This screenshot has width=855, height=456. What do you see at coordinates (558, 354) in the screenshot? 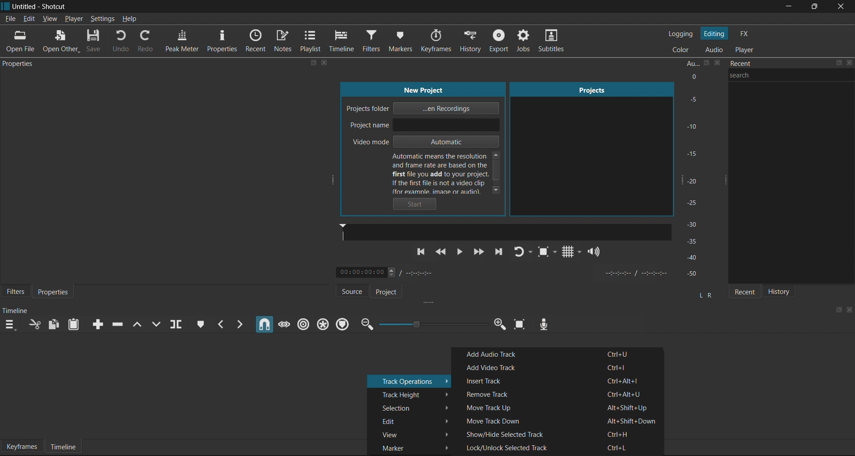
I see `Add Audio Track` at bounding box center [558, 354].